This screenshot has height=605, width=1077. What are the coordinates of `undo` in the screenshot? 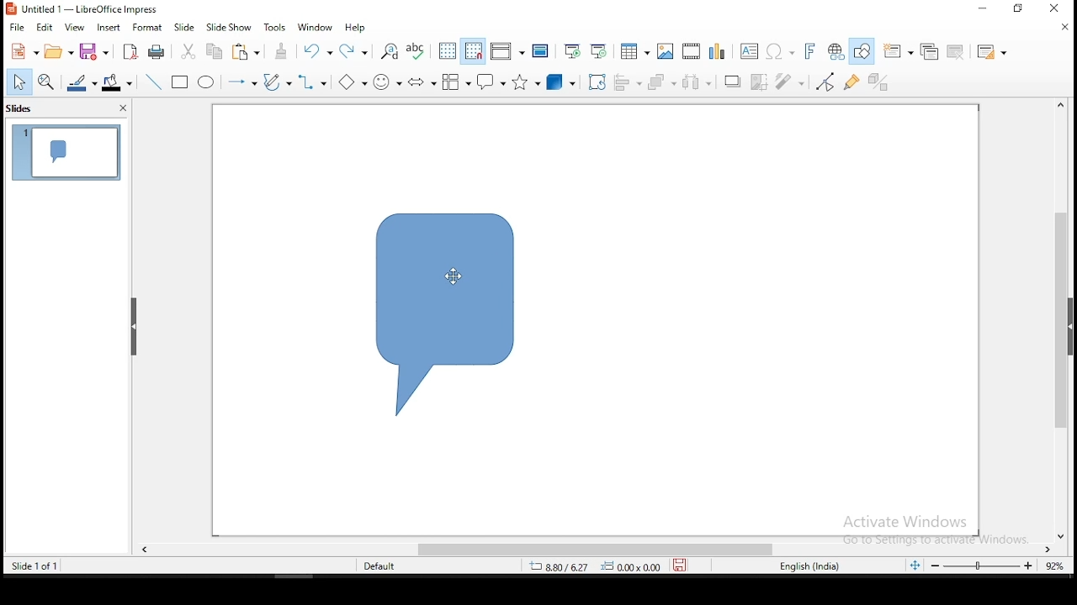 It's located at (317, 51).